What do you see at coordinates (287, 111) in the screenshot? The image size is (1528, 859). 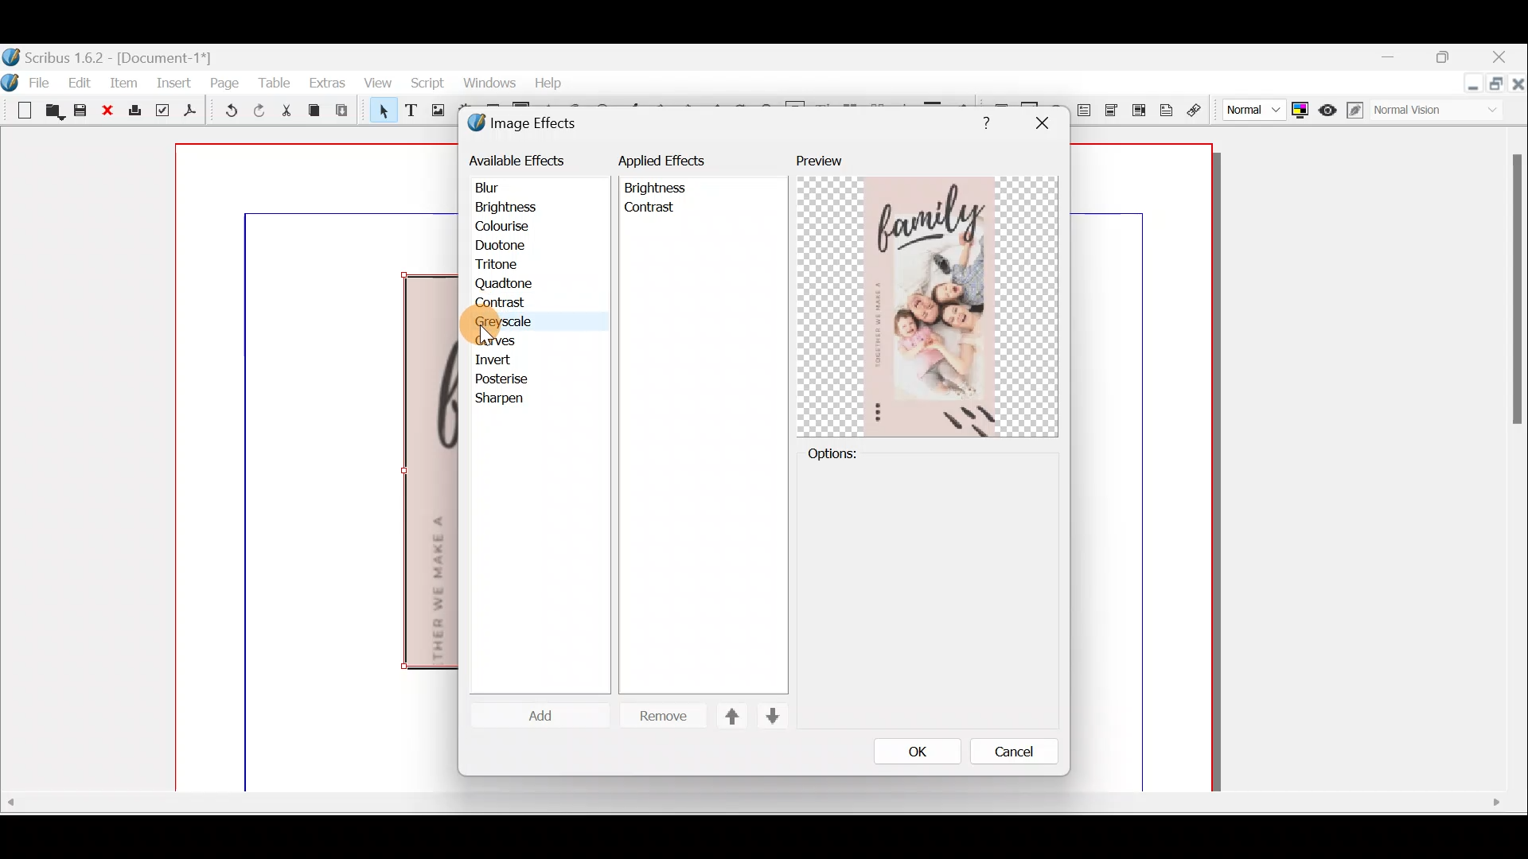 I see `Cut` at bounding box center [287, 111].